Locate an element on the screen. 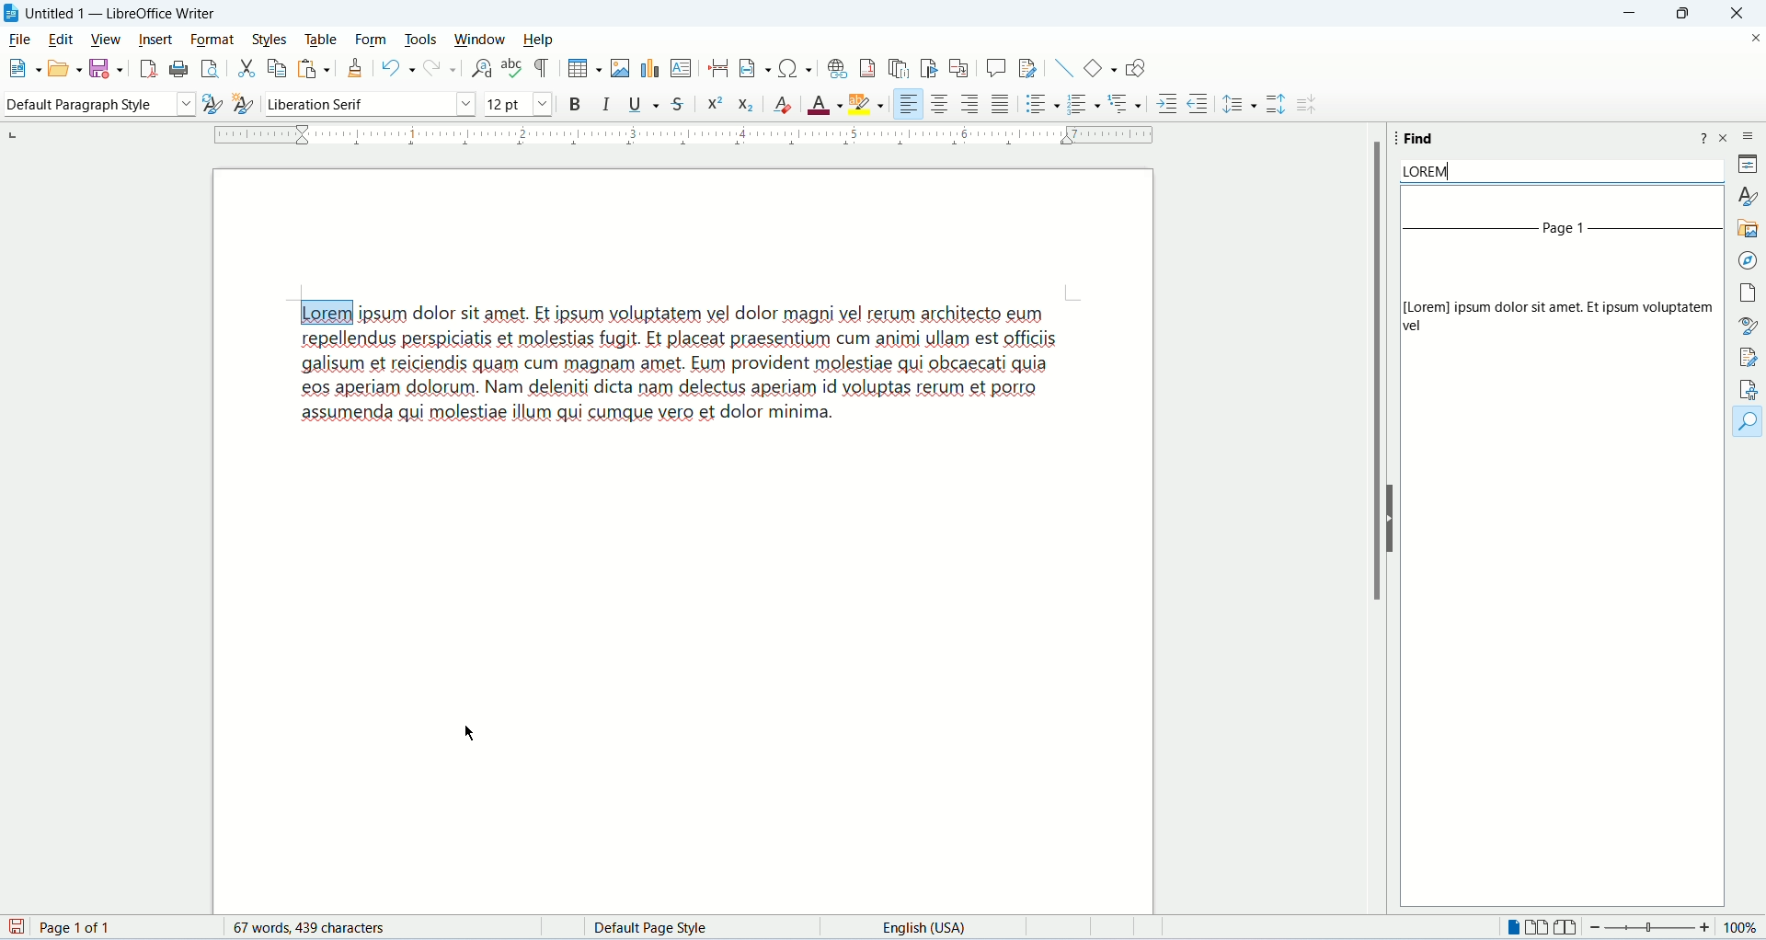 The image size is (1766, 940). insert chart is located at coordinates (649, 68).